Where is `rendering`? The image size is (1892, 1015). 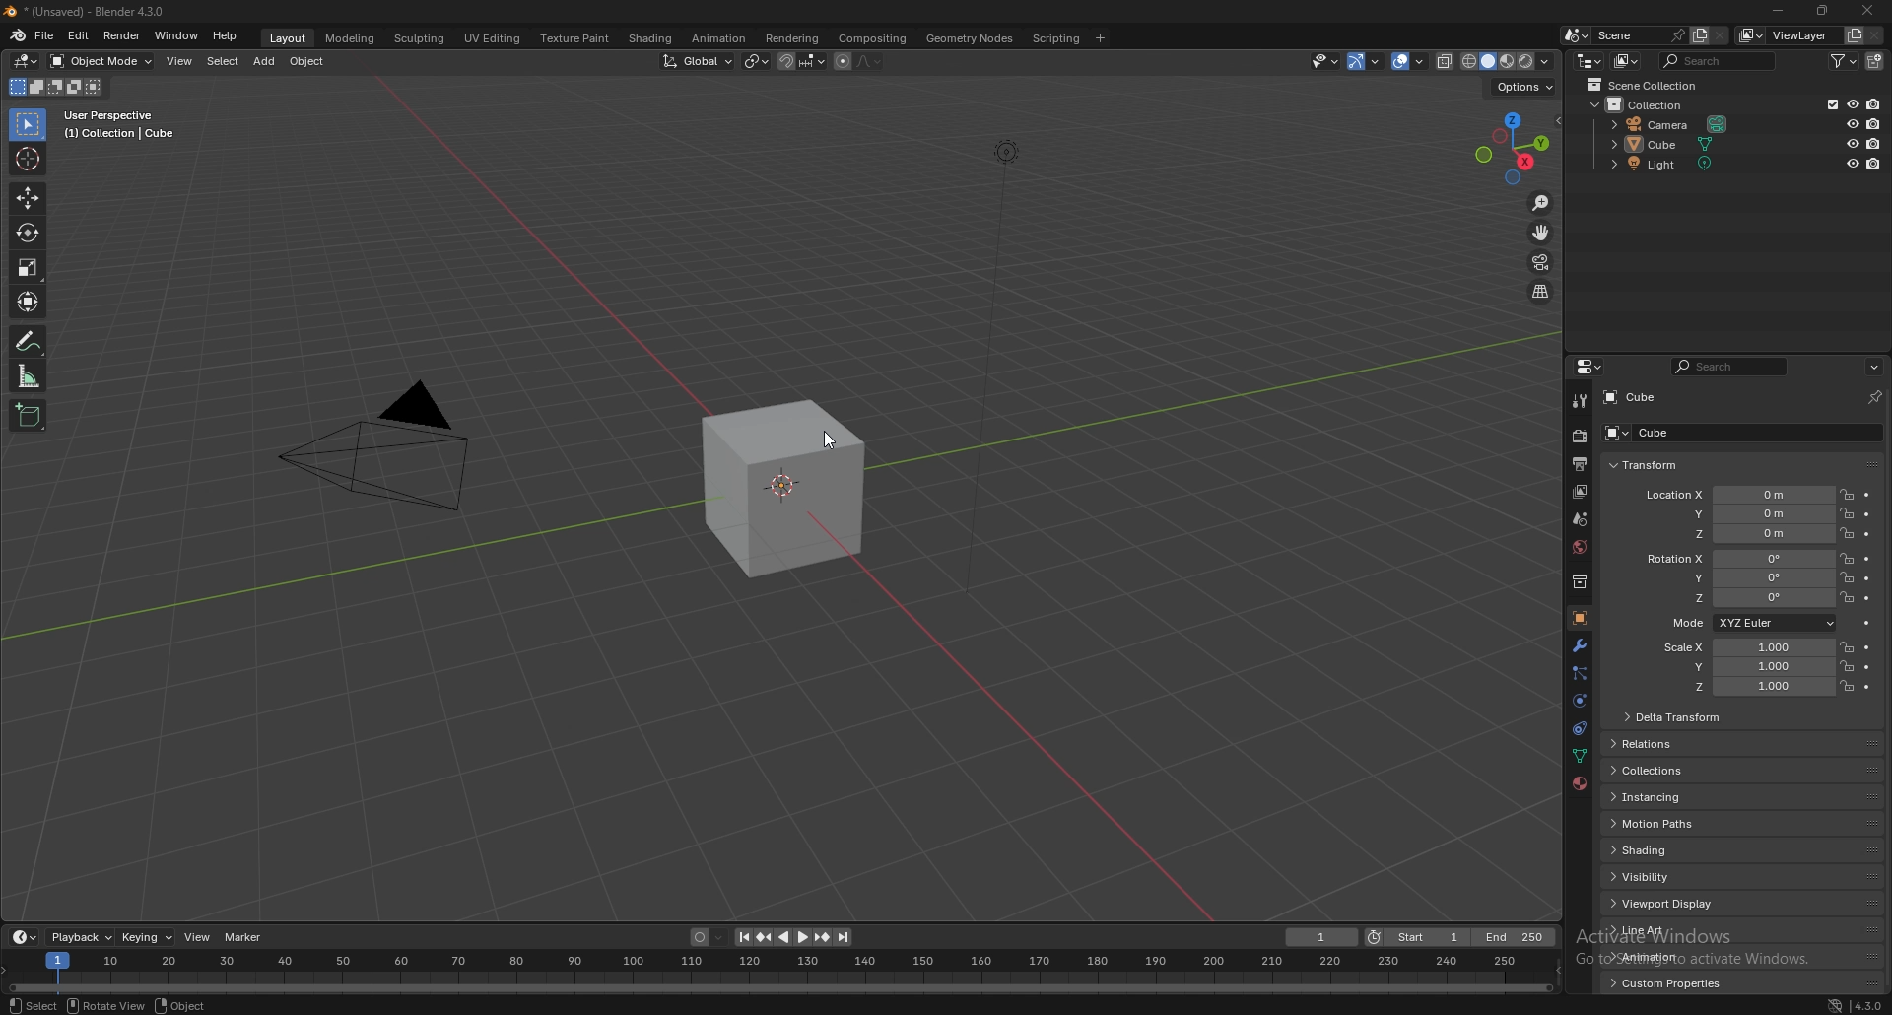
rendering is located at coordinates (793, 38).